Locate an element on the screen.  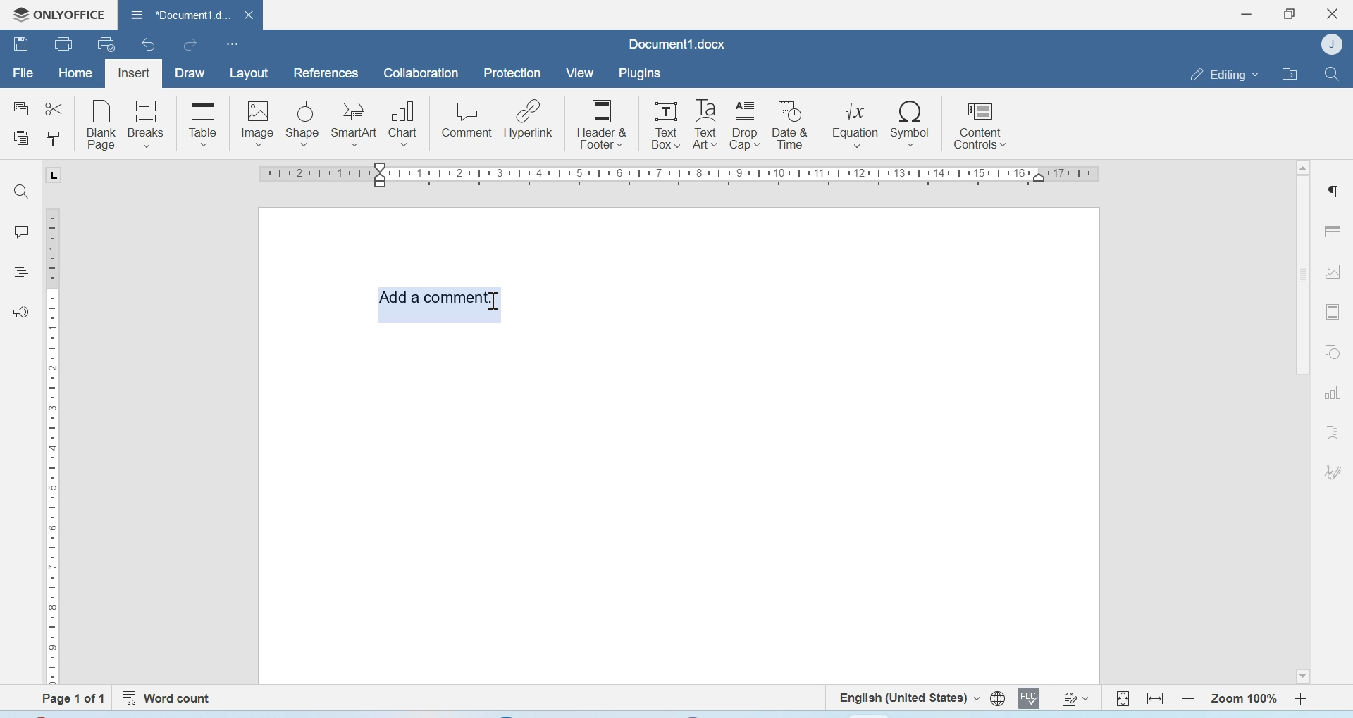
Layout is located at coordinates (248, 74).